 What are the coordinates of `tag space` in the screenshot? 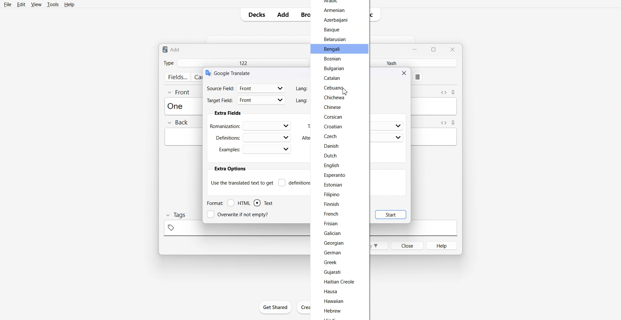 It's located at (235, 230).